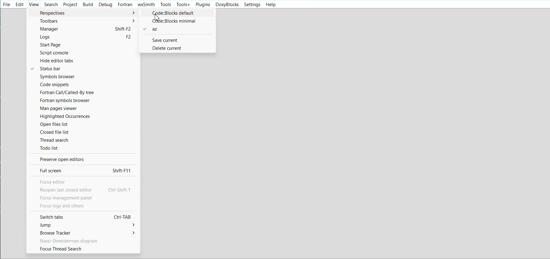  Describe the element at coordinates (85, 194) in the screenshot. I see `text` at that location.